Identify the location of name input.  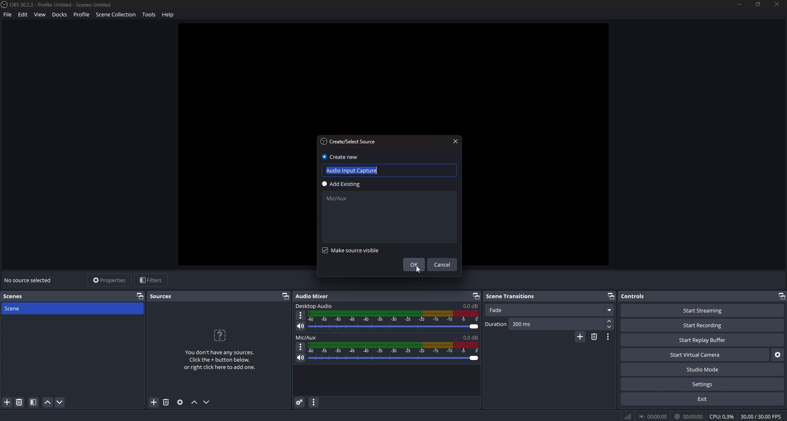
(354, 170).